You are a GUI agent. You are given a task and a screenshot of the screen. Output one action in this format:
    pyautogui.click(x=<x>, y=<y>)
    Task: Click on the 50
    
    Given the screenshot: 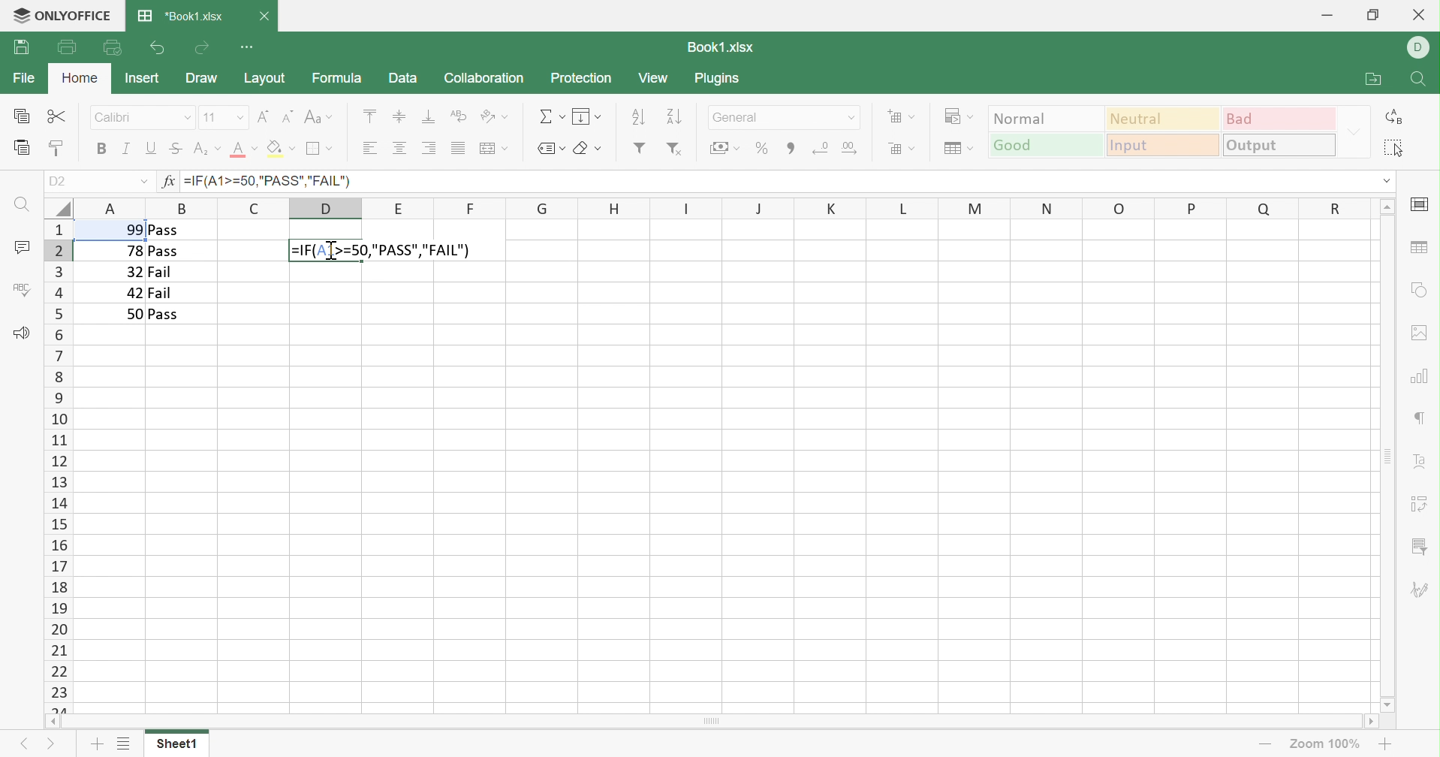 What is the action you would take?
    pyautogui.click(x=132, y=314)
    